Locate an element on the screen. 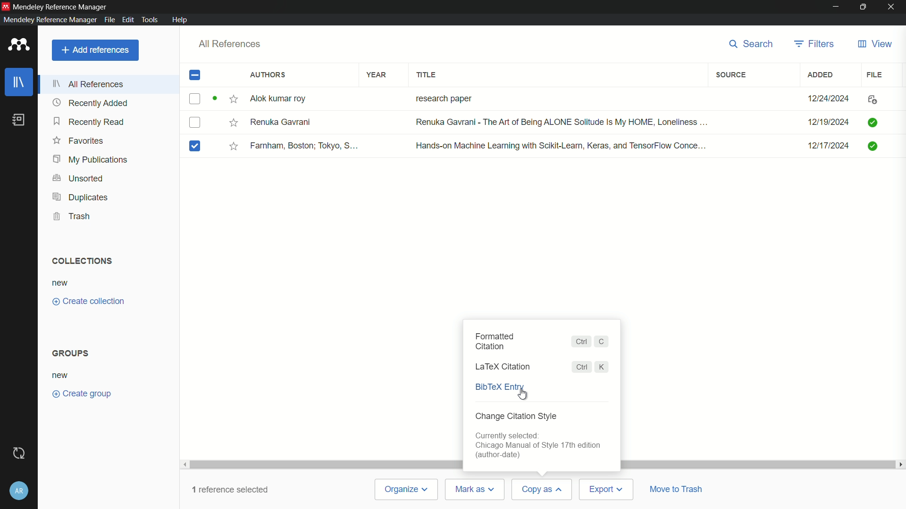 This screenshot has height=509, width=906. book is located at coordinates (19, 120).